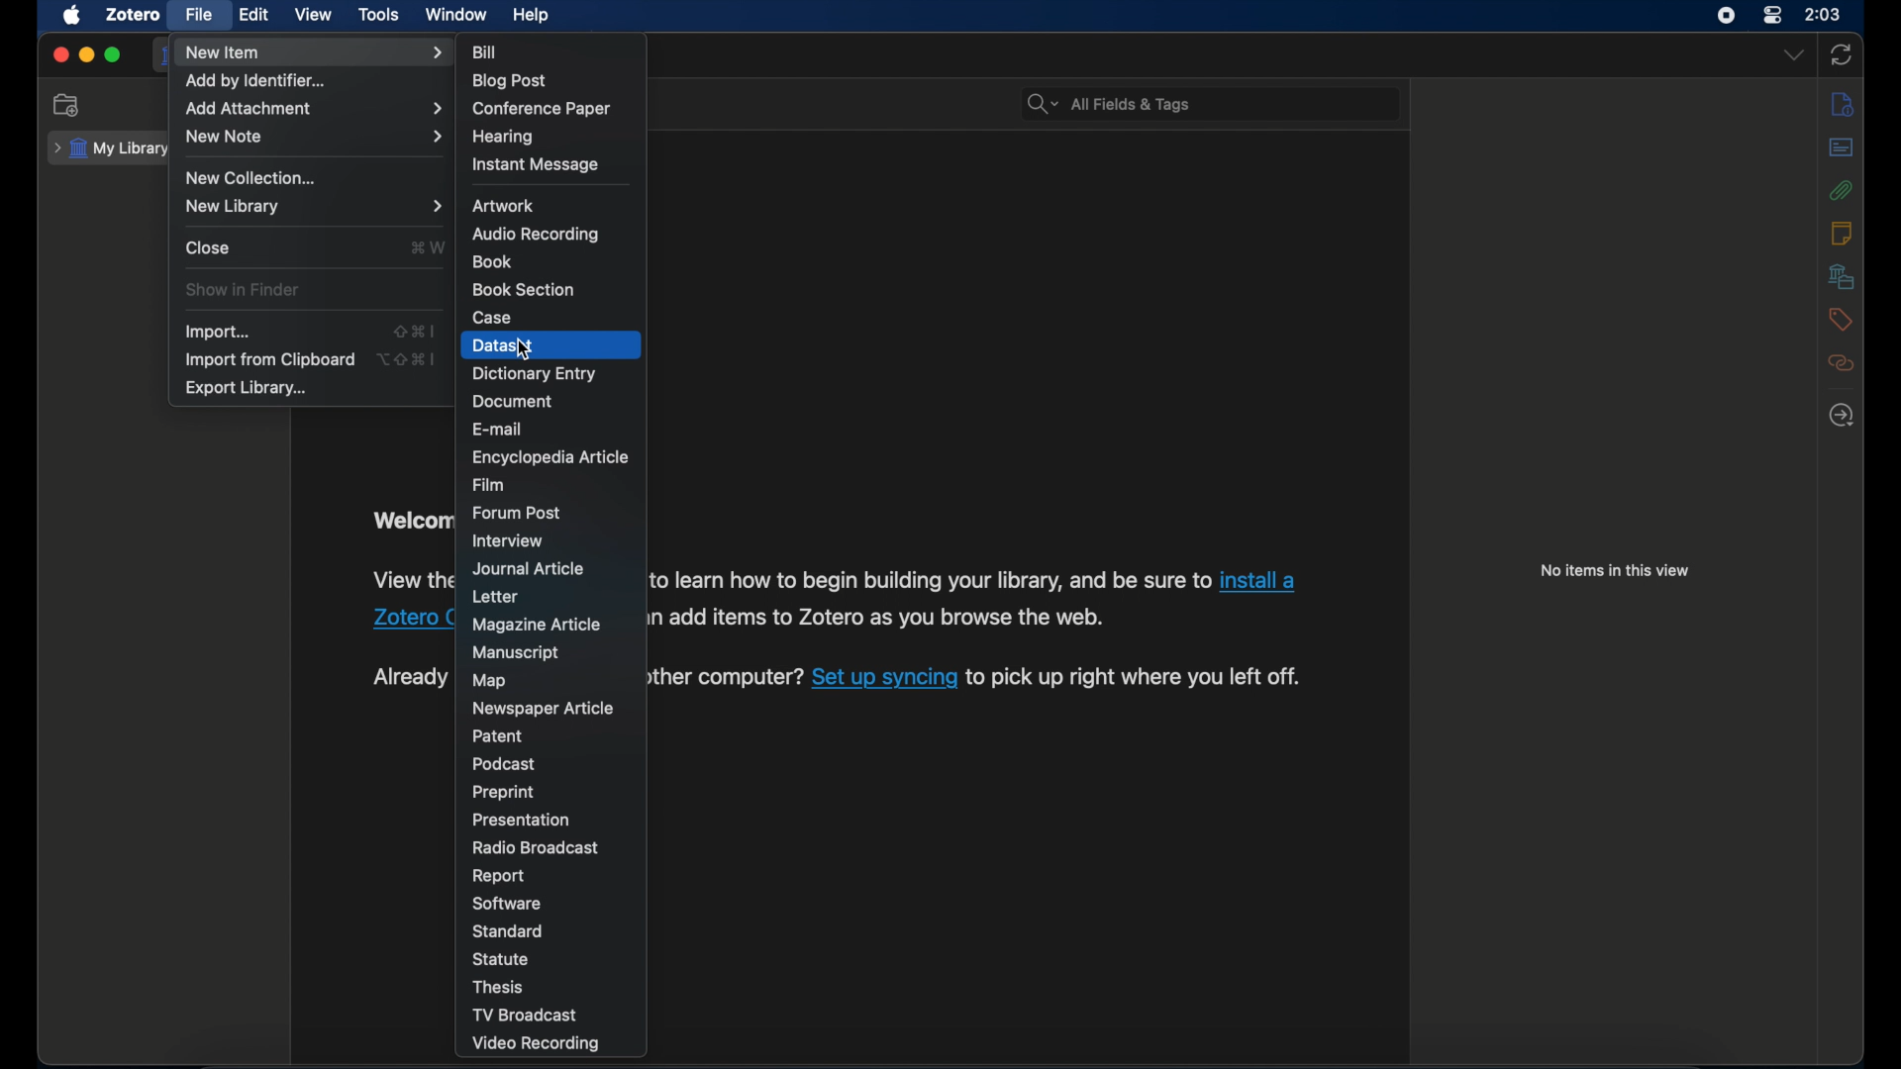 The image size is (1901, 1069). What do you see at coordinates (114, 55) in the screenshot?
I see `maximize` at bounding box center [114, 55].